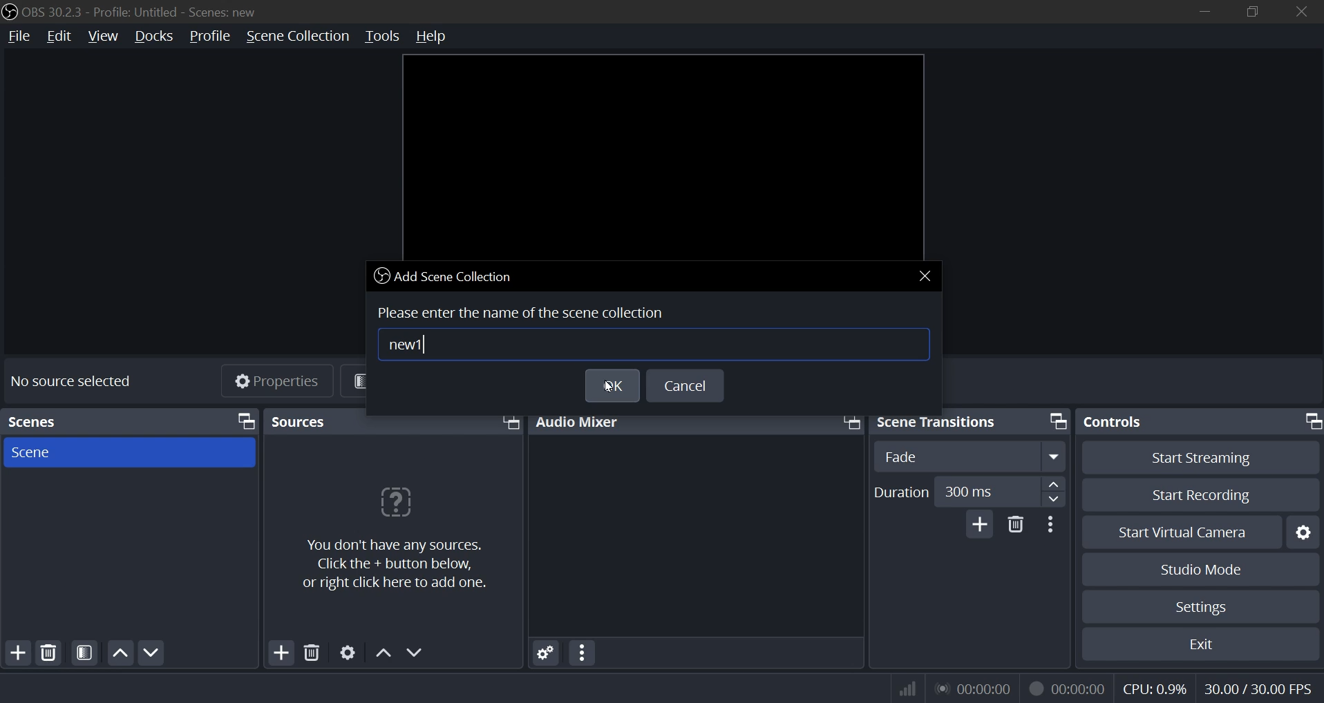  What do you see at coordinates (311, 653) in the screenshot?
I see `delete` at bounding box center [311, 653].